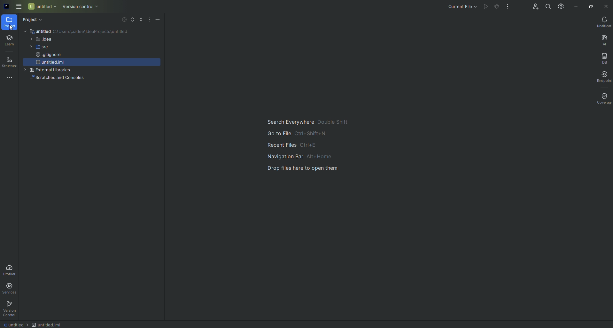 The width and height of the screenshot is (613, 328). I want to click on Learn, so click(9, 41).